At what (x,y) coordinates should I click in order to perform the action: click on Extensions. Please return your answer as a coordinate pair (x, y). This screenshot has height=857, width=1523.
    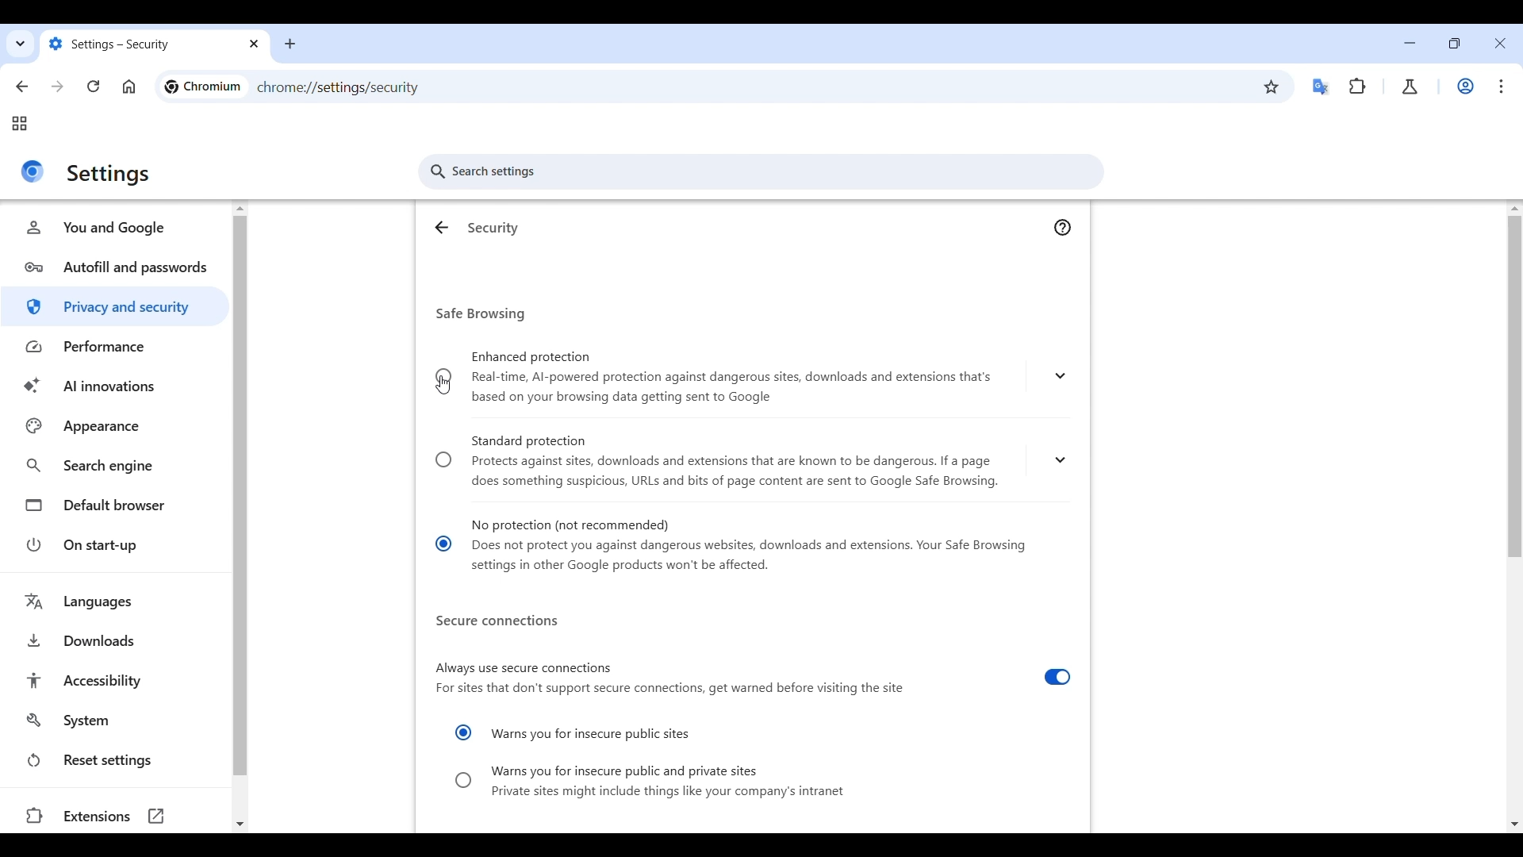
    Looking at the image, I should click on (116, 817).